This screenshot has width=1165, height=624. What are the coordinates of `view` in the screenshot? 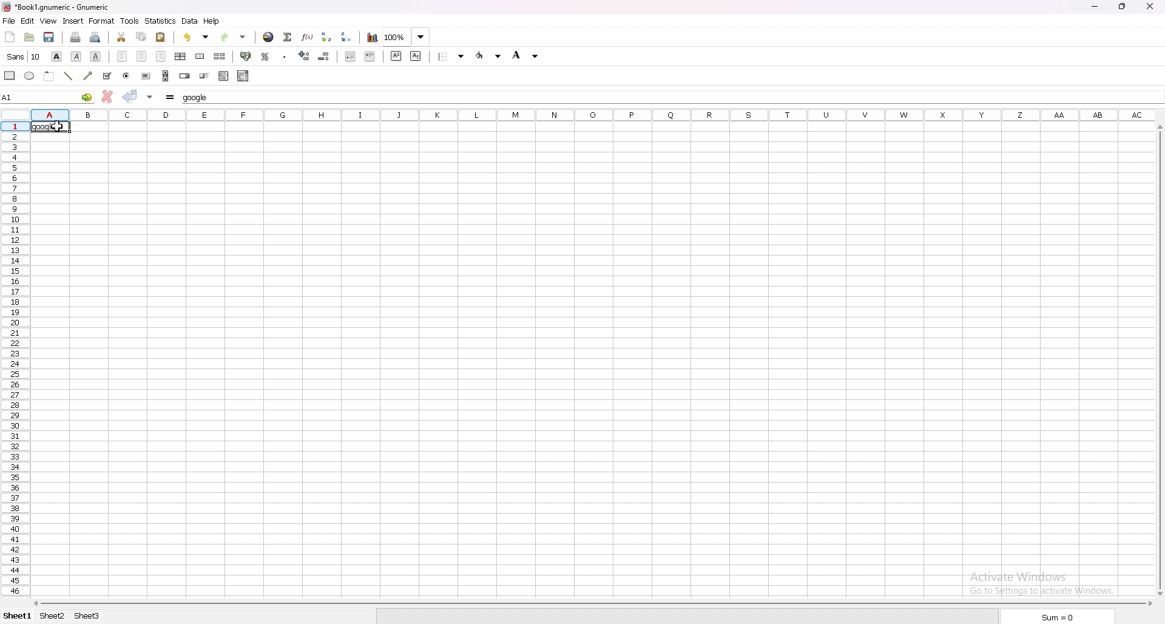 It's located at (49, 21).